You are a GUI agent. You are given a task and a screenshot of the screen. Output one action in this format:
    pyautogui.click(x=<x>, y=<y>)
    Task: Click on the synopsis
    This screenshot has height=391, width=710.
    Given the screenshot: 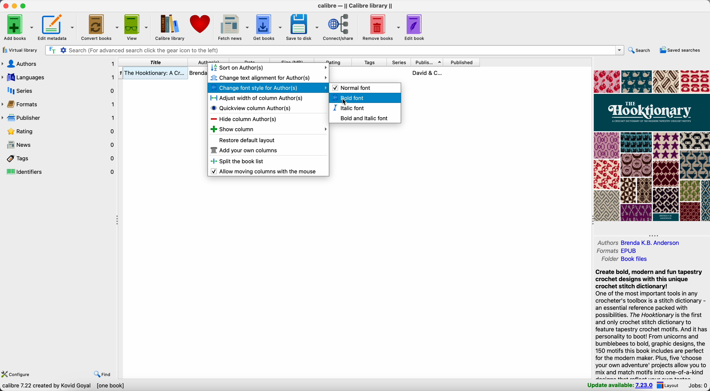 What is the action you would take?
    pyautogui.click(x=650, y=323)
    